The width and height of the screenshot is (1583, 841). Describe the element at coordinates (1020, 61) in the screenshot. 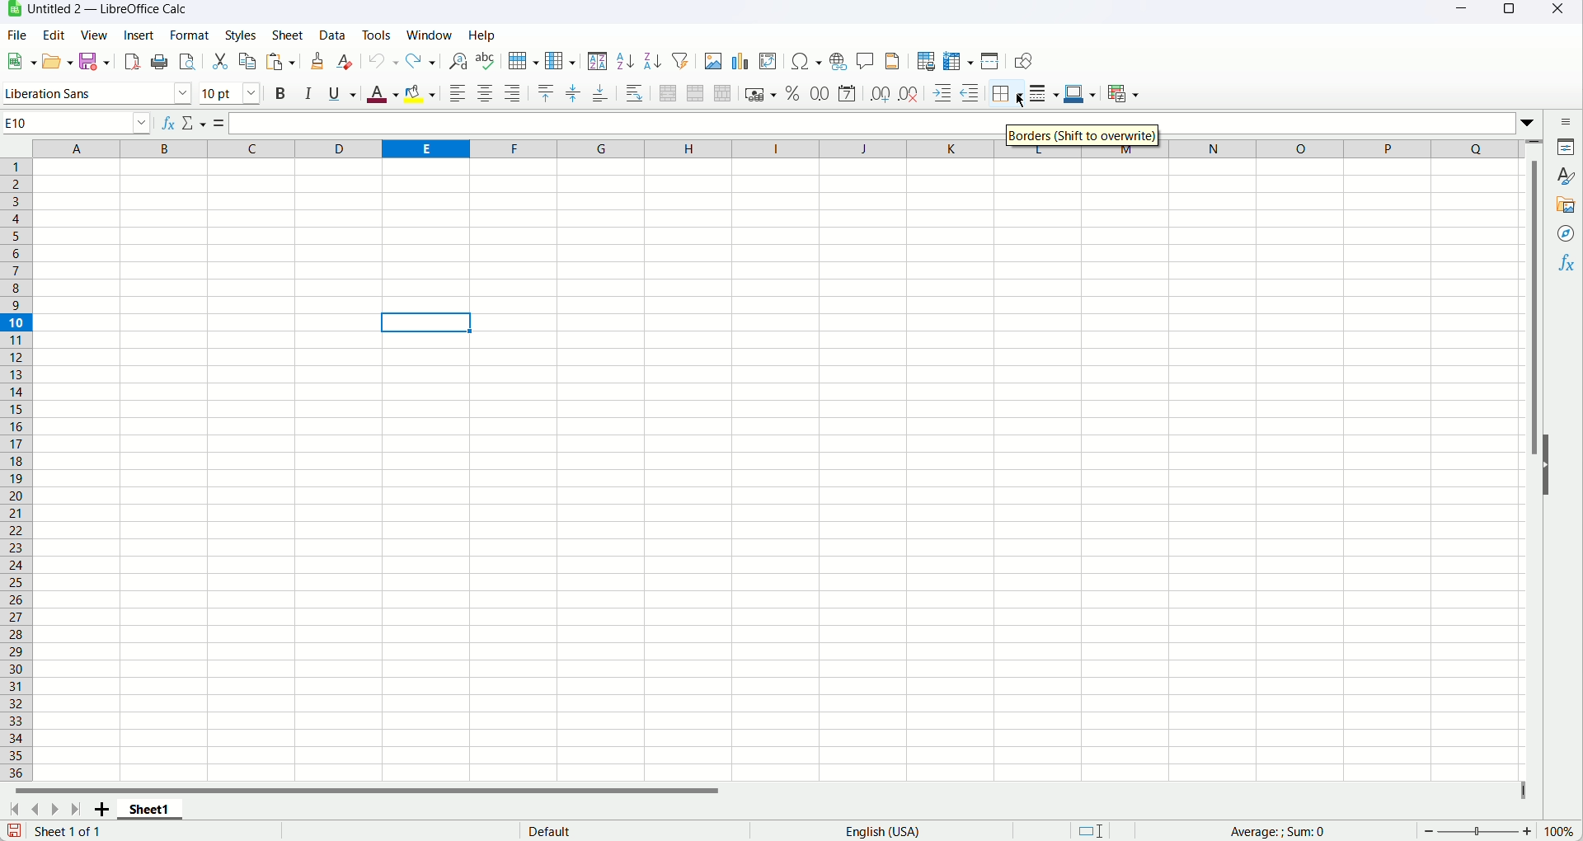

I see `Show draw functions` at that location.